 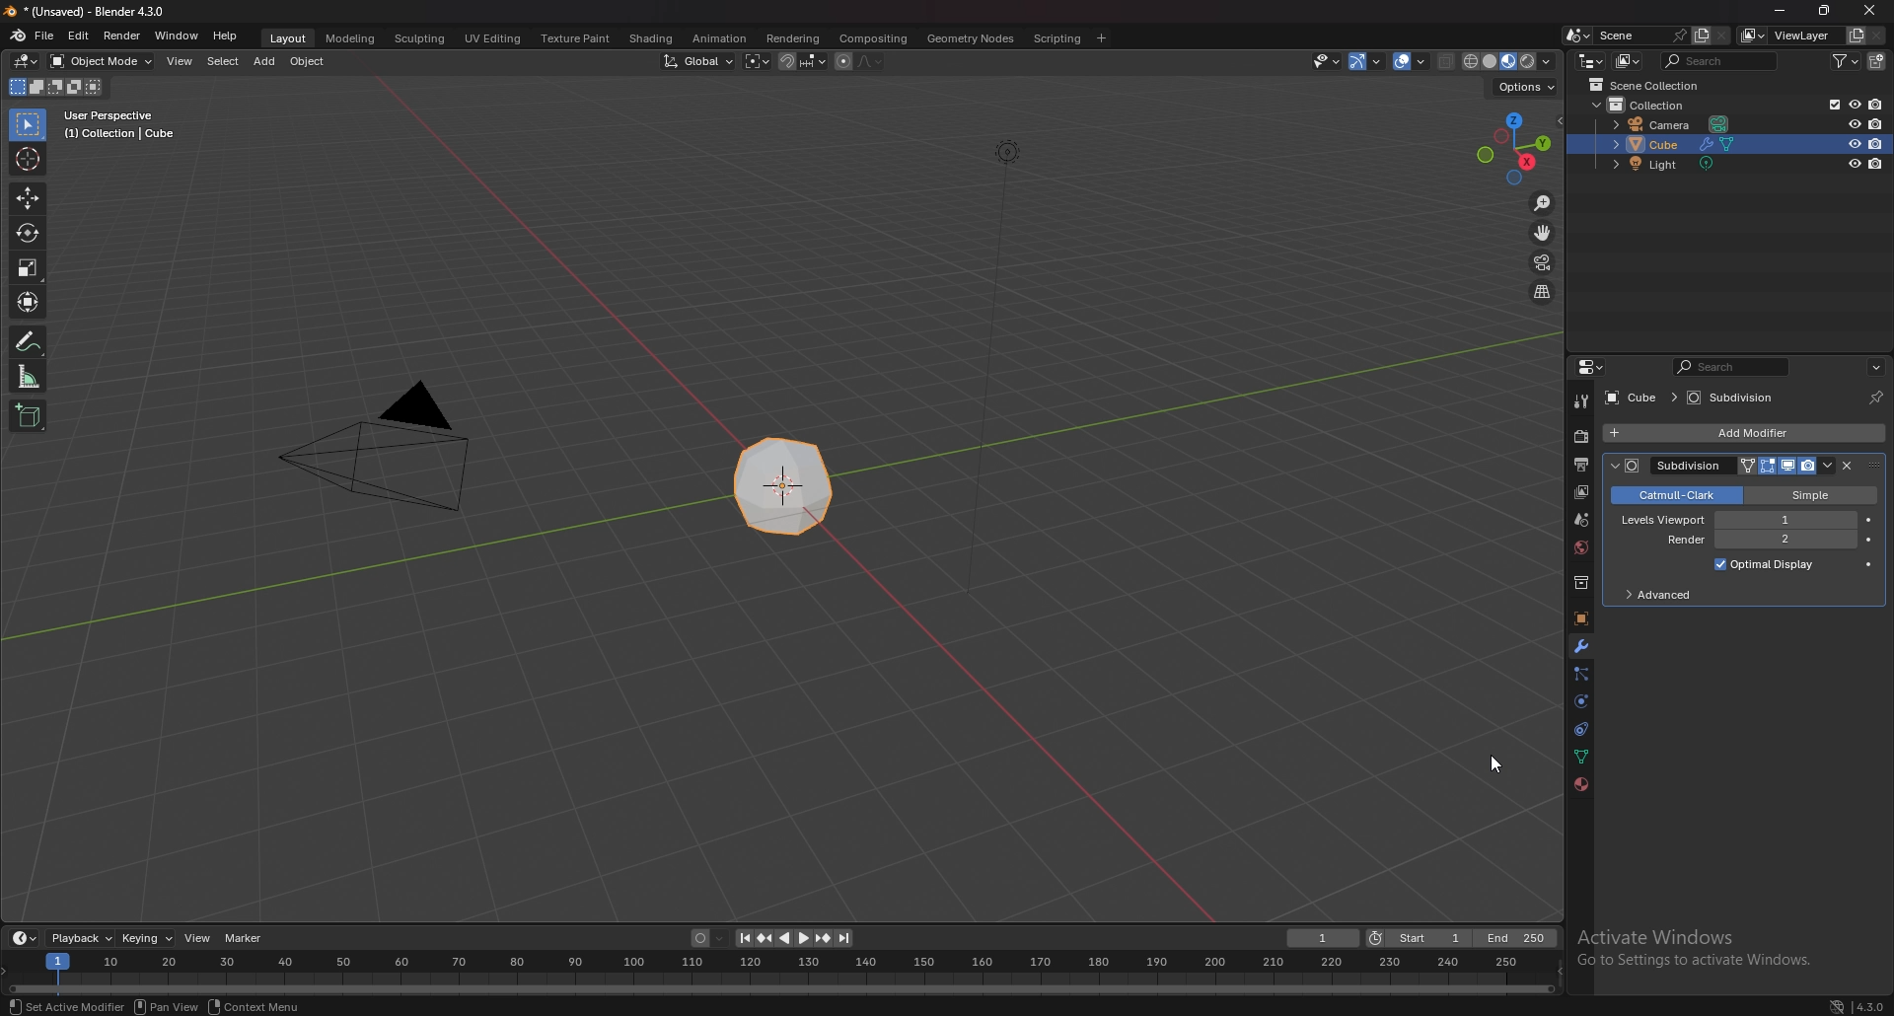 What do you see at coordinates (870, 62) in the screenshot?
I see `proportional editing fall off` at bounding box center [870, 62].